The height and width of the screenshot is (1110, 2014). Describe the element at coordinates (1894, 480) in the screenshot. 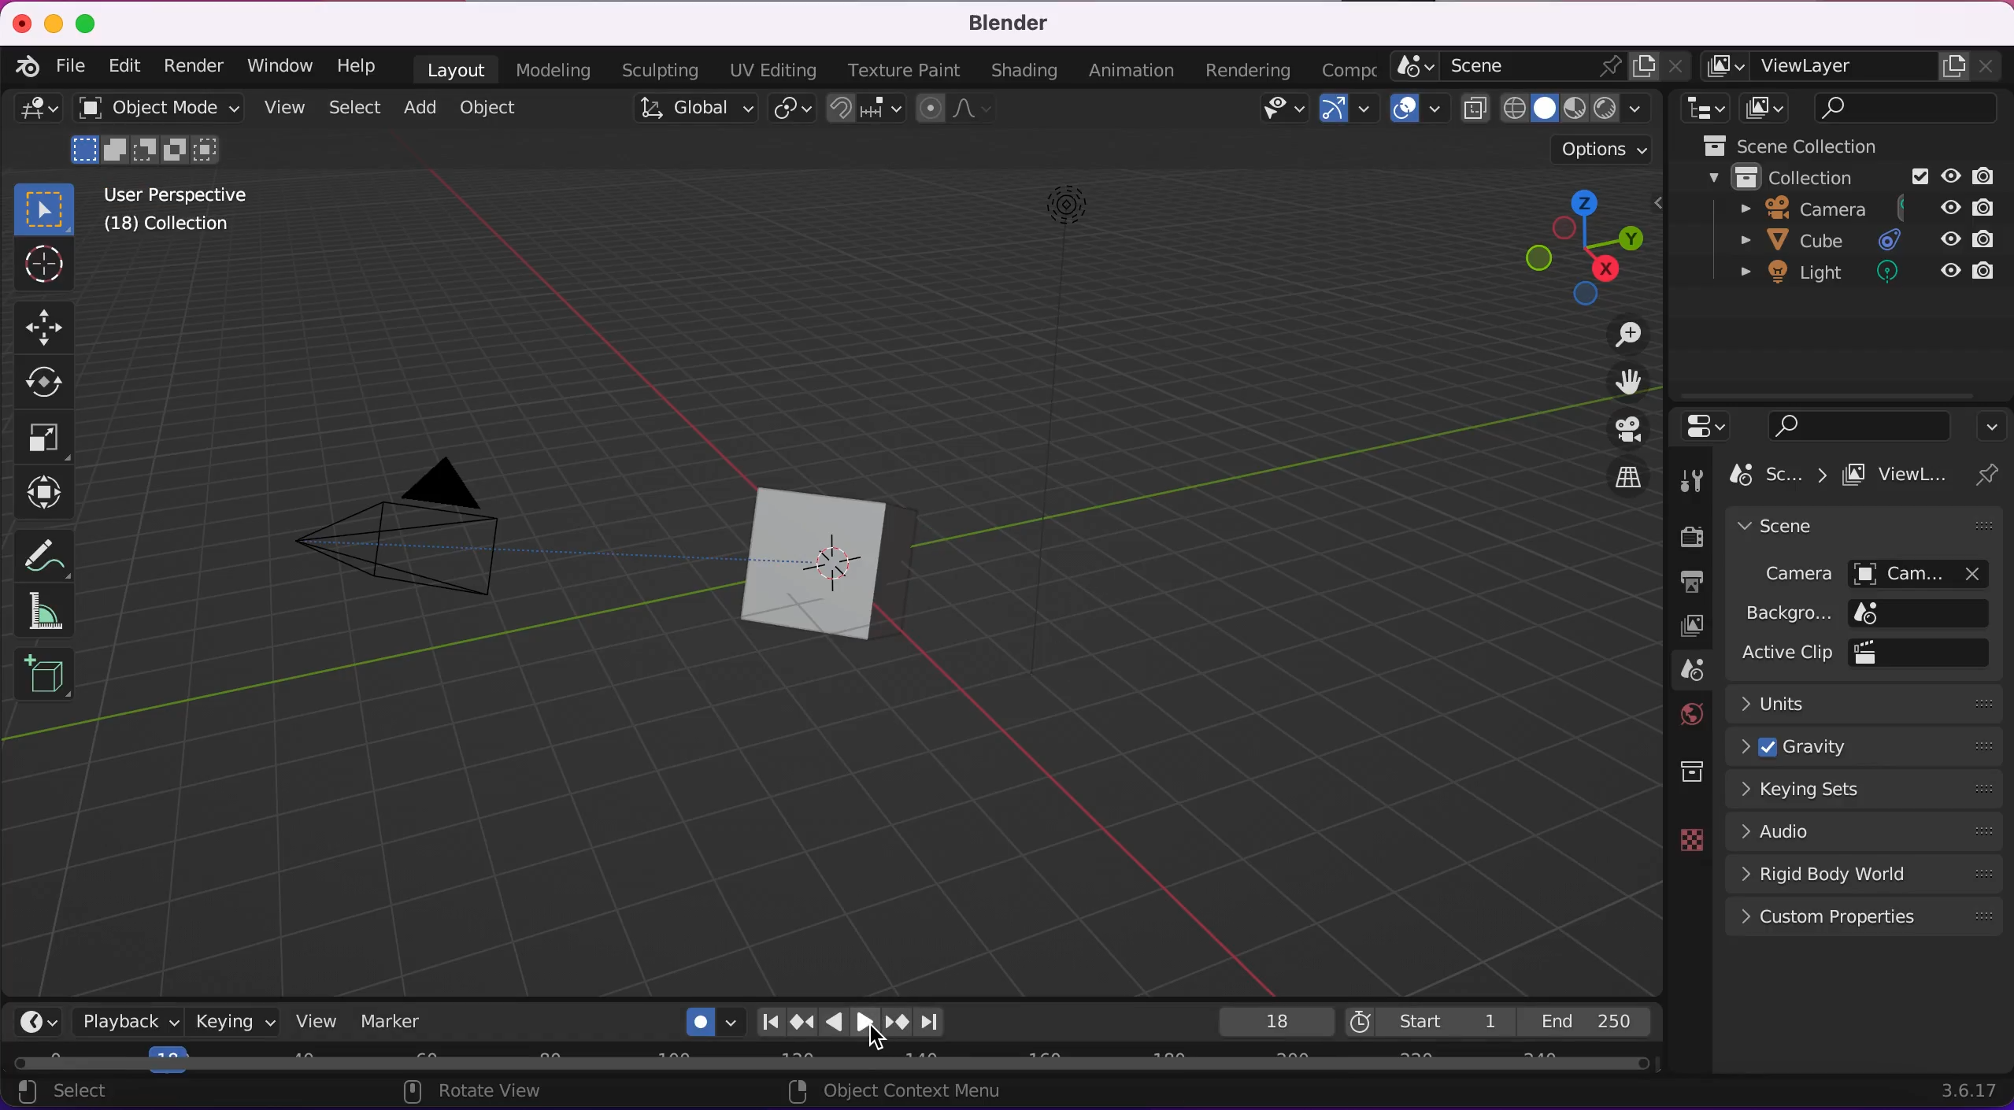

I see `viewlayer` at that location.